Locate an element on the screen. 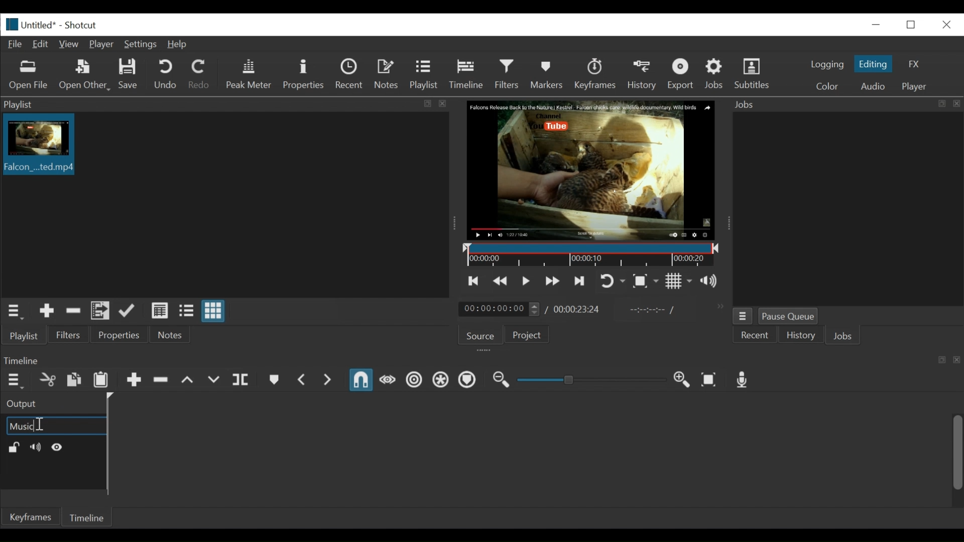 The height and width of the screenshot is (542, 964). vertical scroll bar is located at coordinates (949, 458).